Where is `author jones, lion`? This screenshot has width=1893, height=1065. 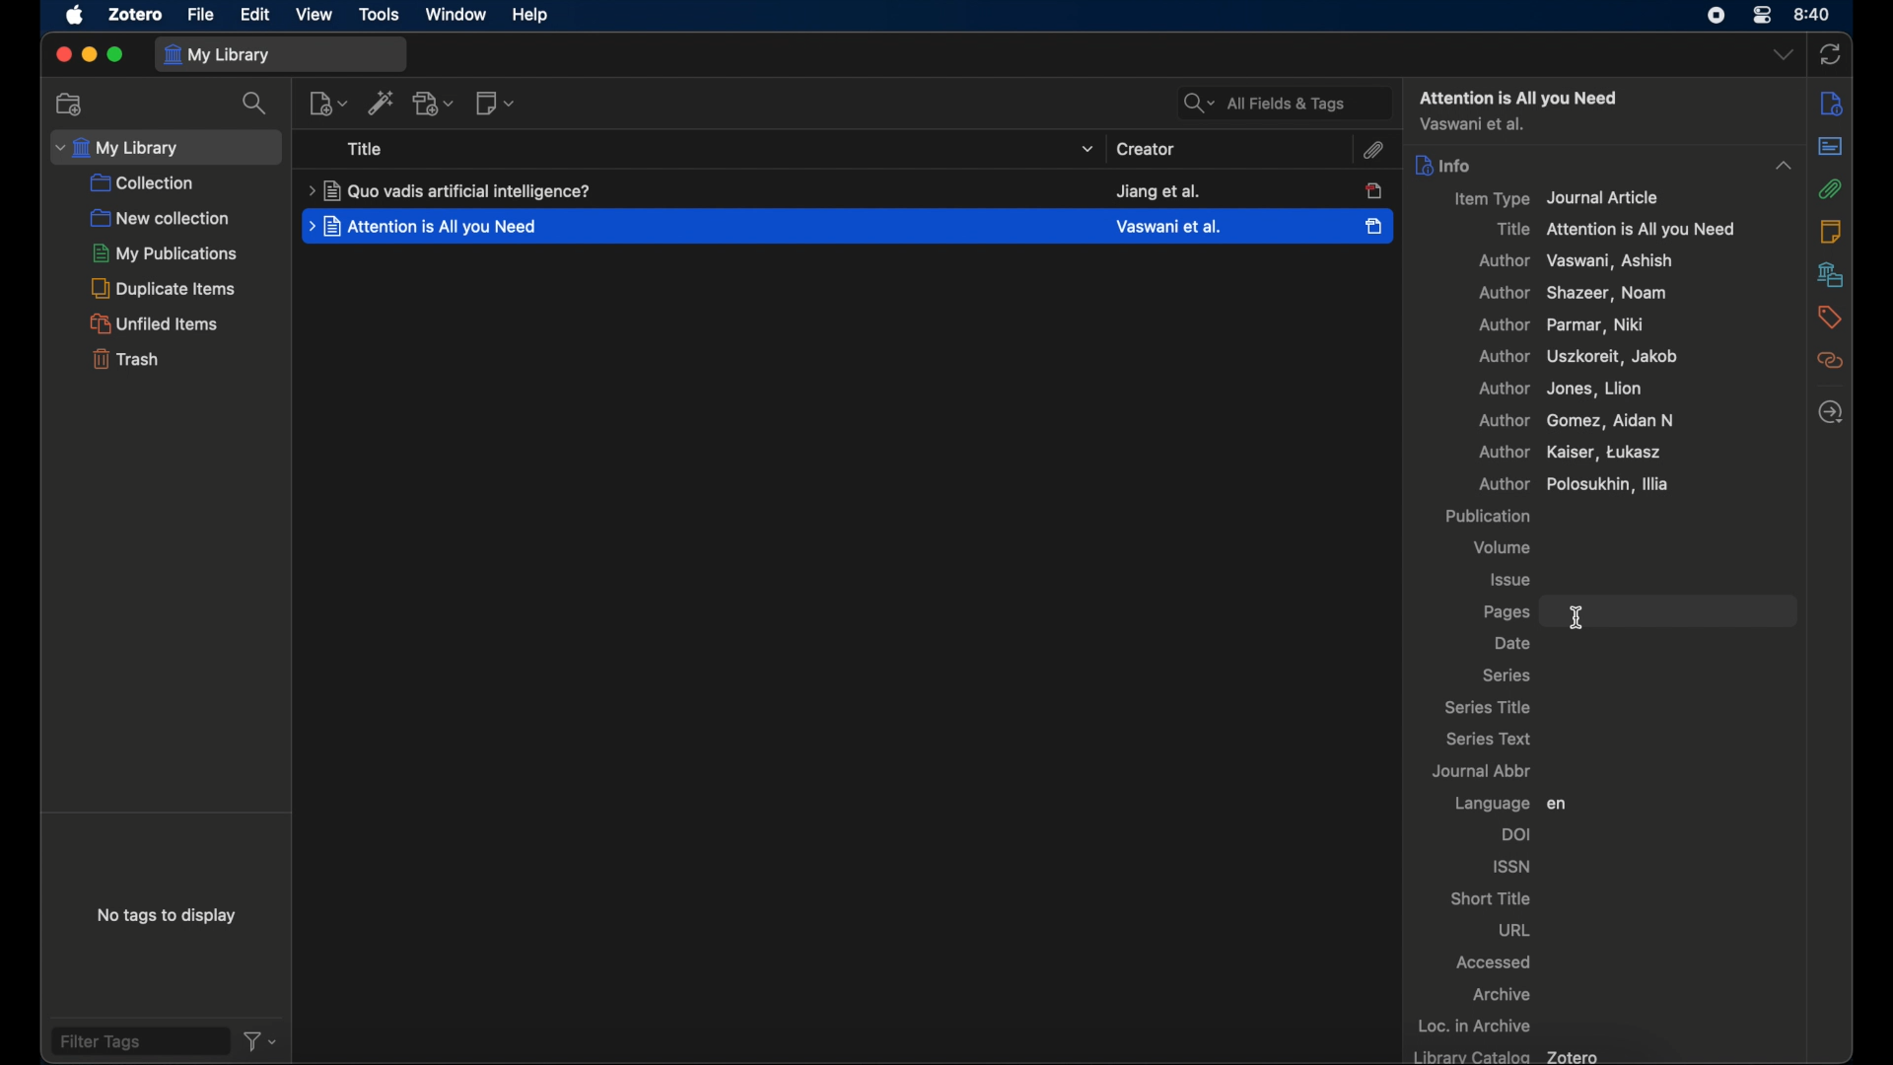 author jones, lion is located at coordinates (1563, 390).